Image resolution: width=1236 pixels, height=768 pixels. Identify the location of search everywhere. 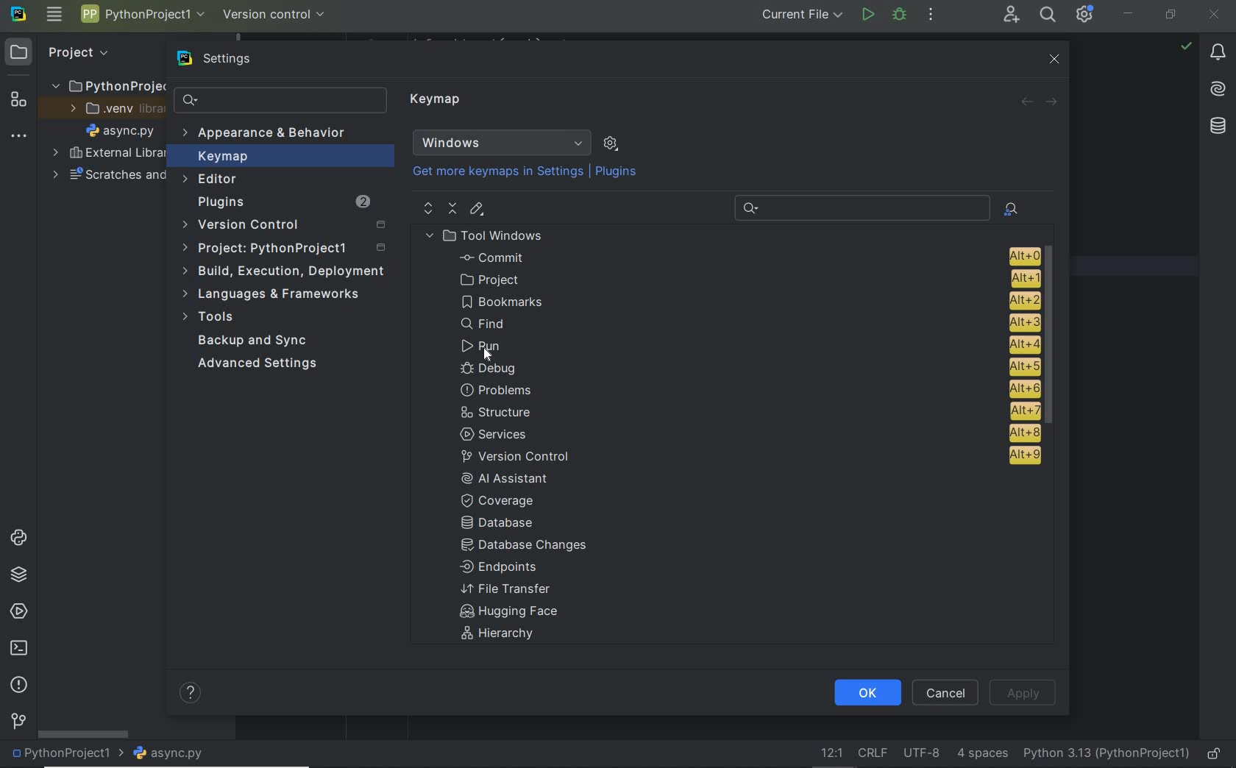
(1048, 15).